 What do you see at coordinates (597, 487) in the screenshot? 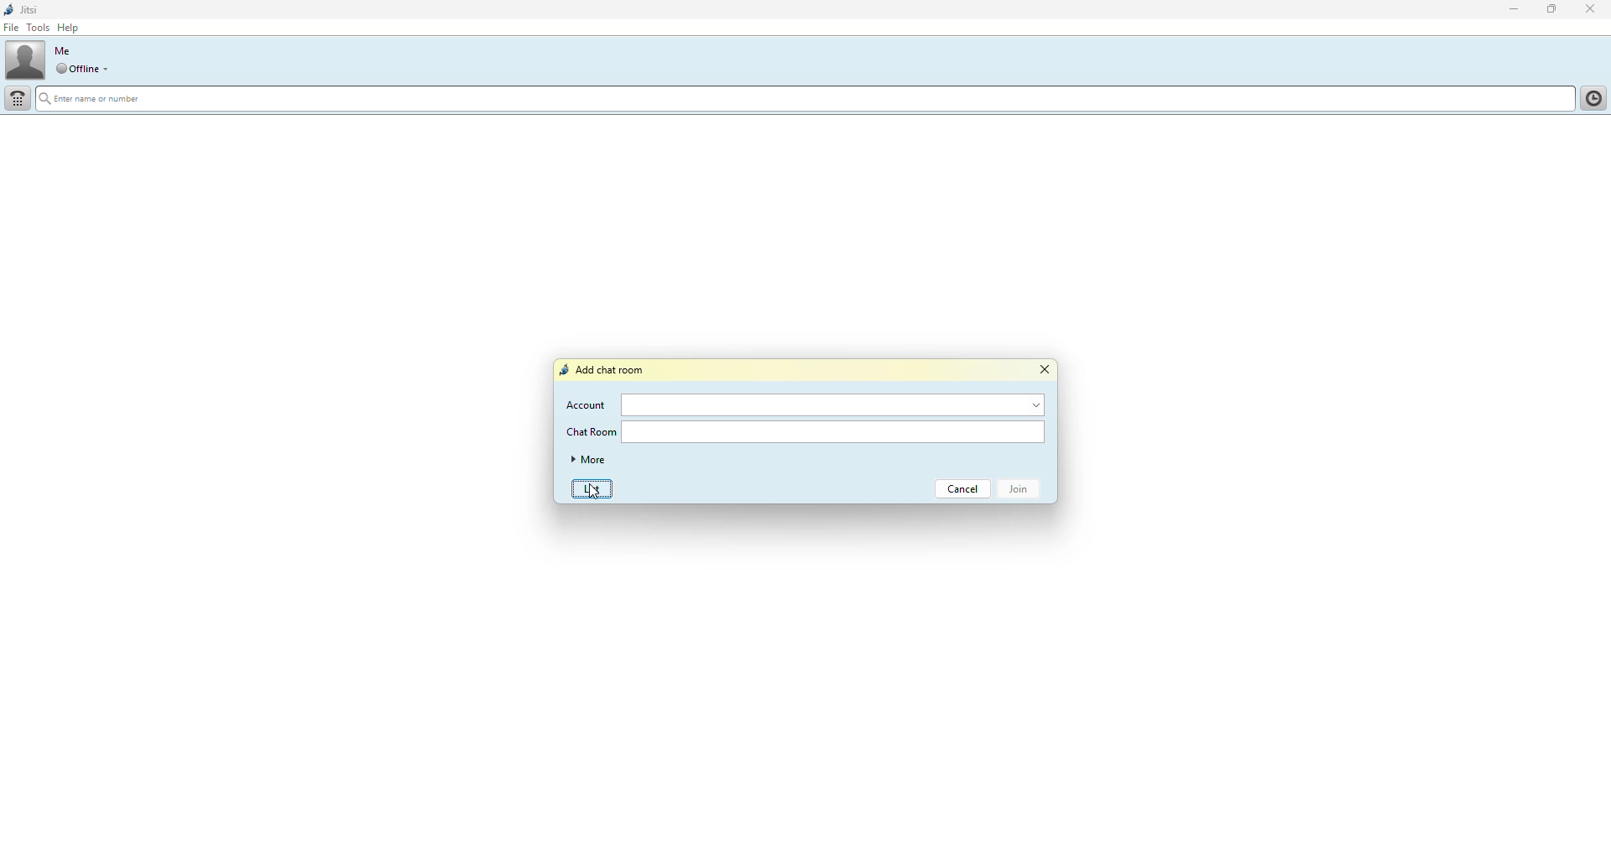
I see `list` at bounding box center [597, 487].